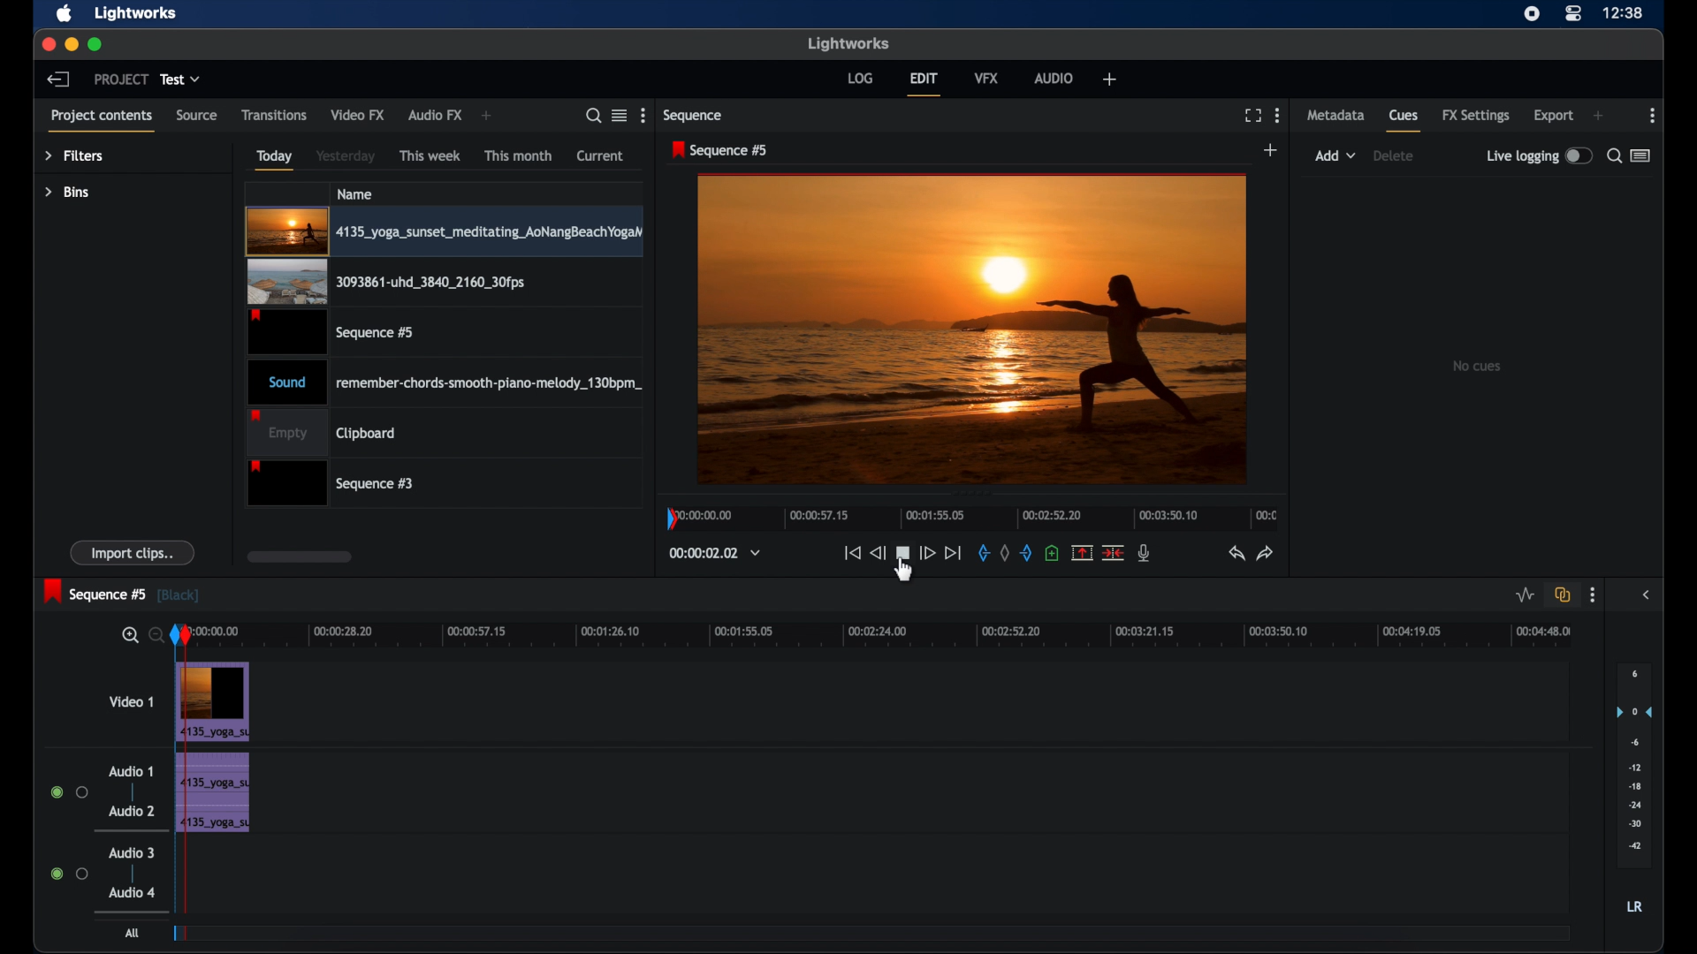  Describe the element at coordinates (643, 116) in the screenshot. I see `more options` at that location.